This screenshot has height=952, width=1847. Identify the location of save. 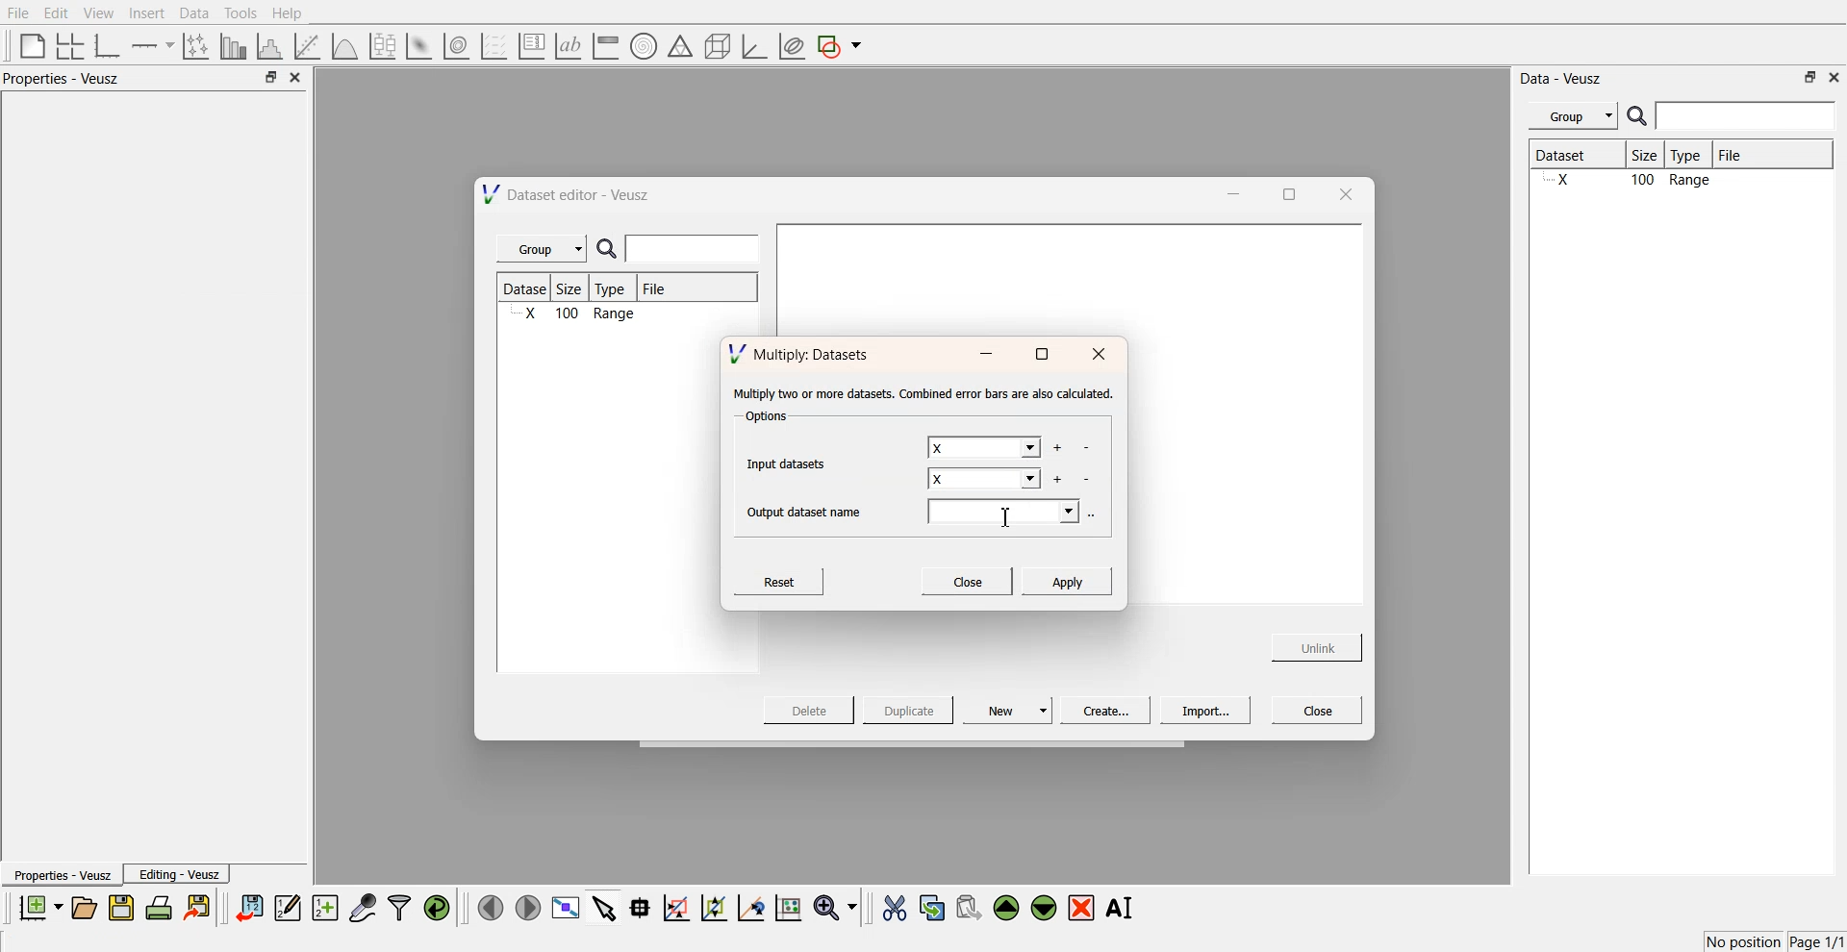
(124, 908).